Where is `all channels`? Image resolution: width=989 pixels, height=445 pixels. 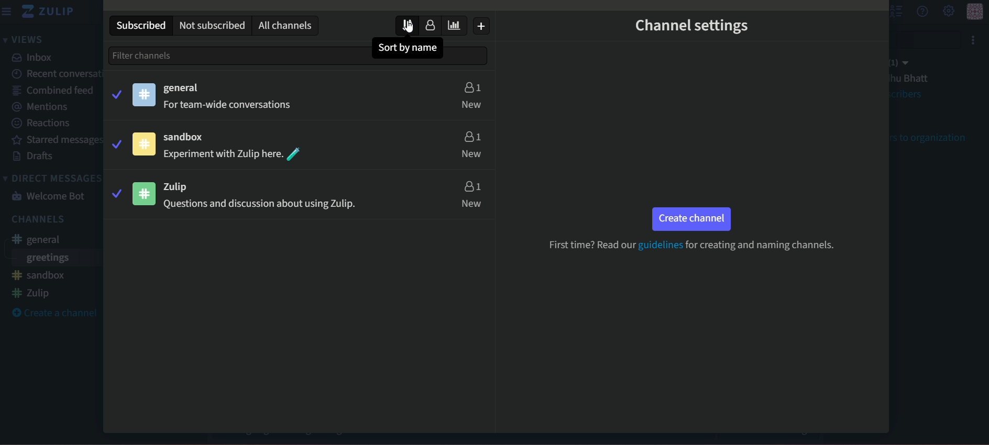
all channels is located at coordinates (285, 24).